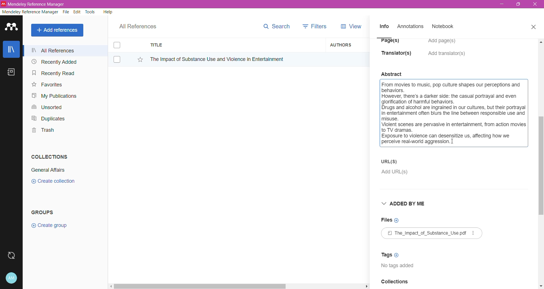 The image size is (544, 289). What do you see at coordinates (447, 57) in the screenshot?
I see `Click to Add translators` at bounding box center [447, 57].